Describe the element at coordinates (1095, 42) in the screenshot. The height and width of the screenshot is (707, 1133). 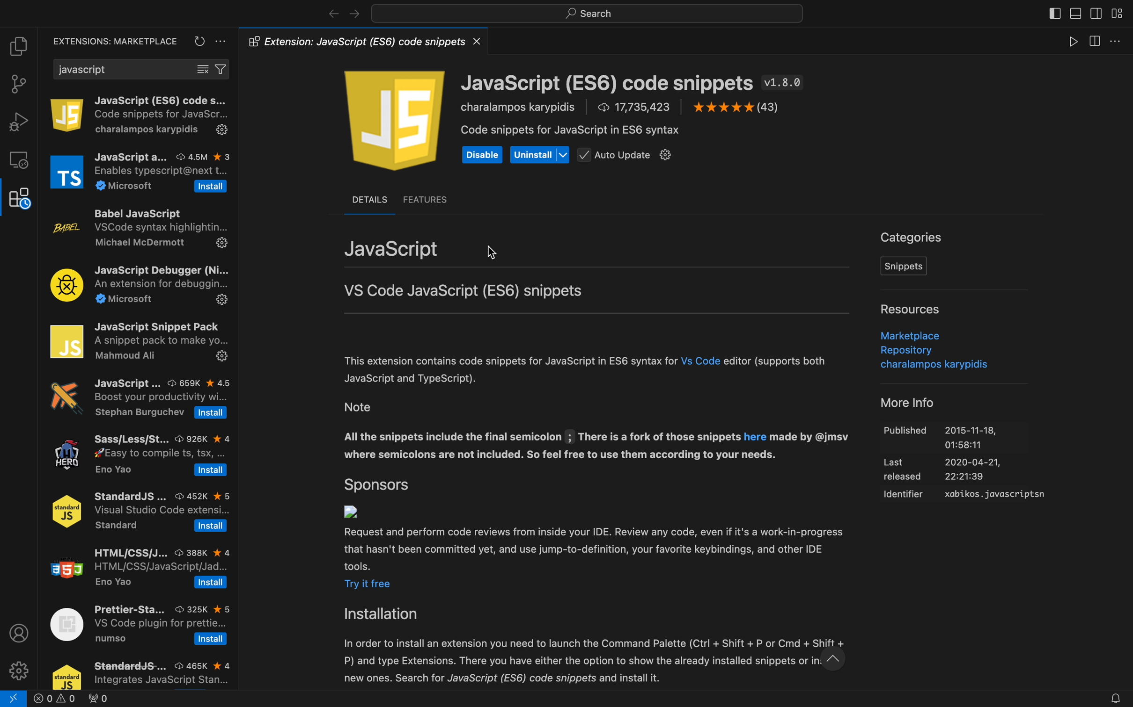
I see `view` at that location.